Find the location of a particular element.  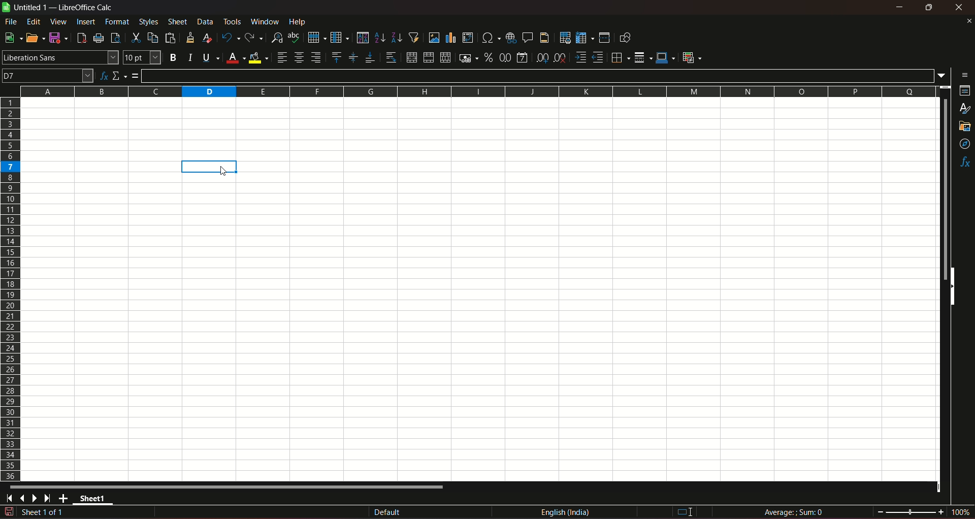

add new sheet is located at coordinates (64, 498).